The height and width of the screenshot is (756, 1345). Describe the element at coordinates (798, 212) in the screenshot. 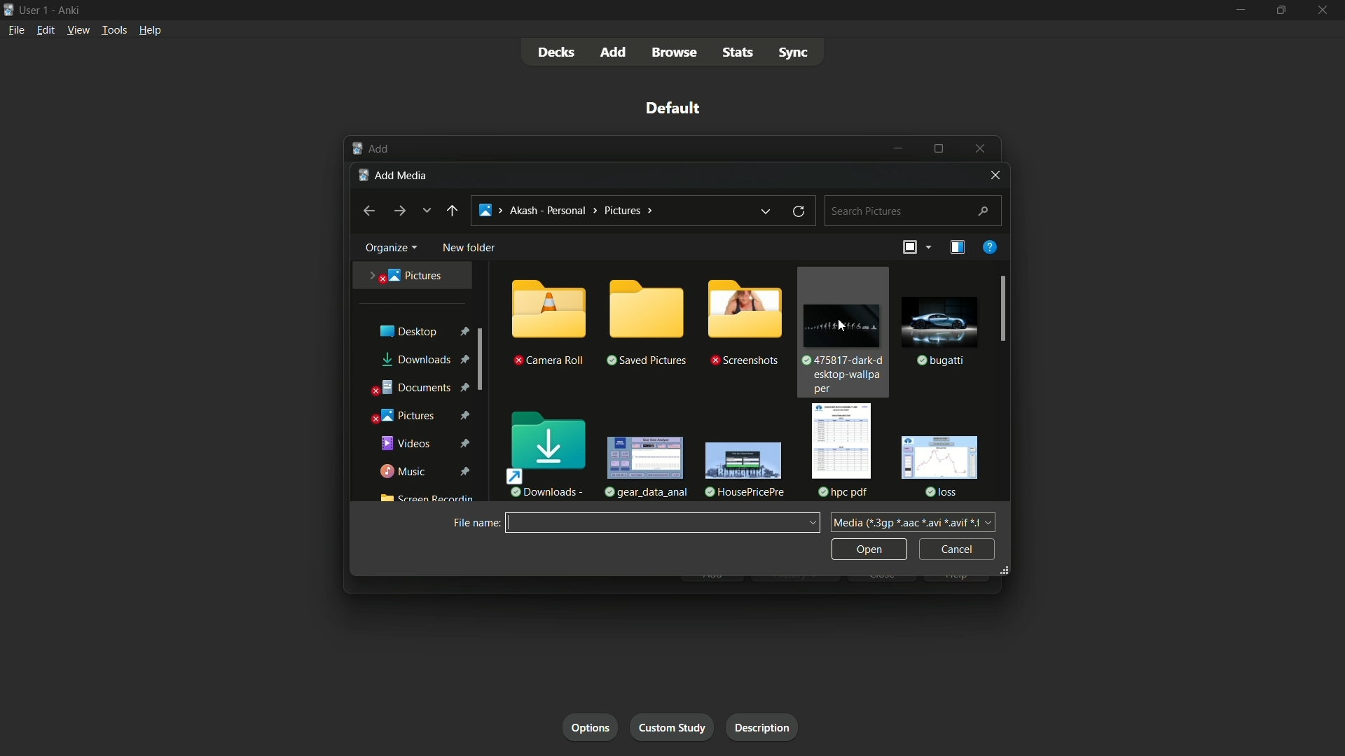

I see `refresh` at that location.